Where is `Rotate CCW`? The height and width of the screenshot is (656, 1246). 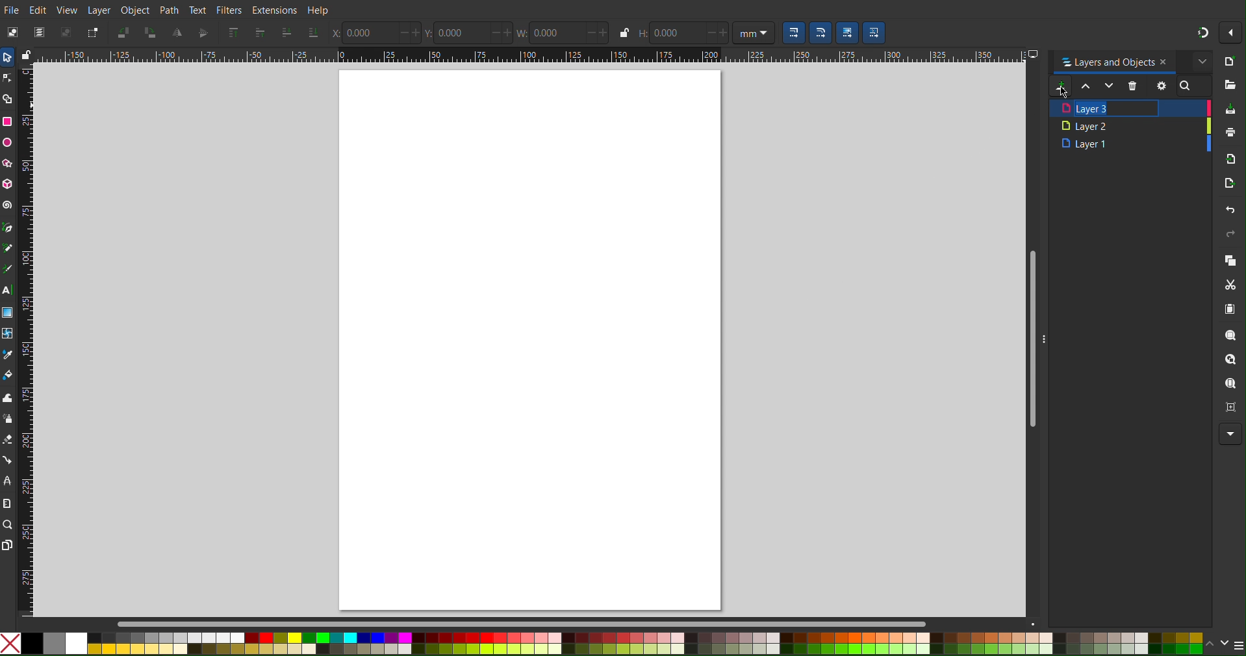 Rotate CCW is located at coordinates (125, 32).